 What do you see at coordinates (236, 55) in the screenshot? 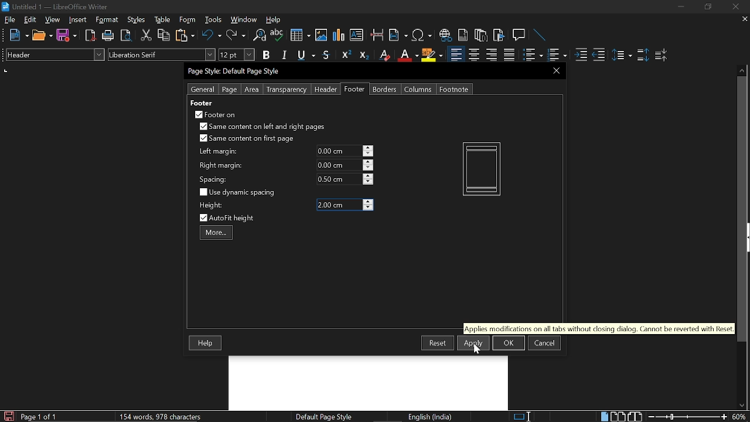
I see `Text size` at bounding box center [236, 55].